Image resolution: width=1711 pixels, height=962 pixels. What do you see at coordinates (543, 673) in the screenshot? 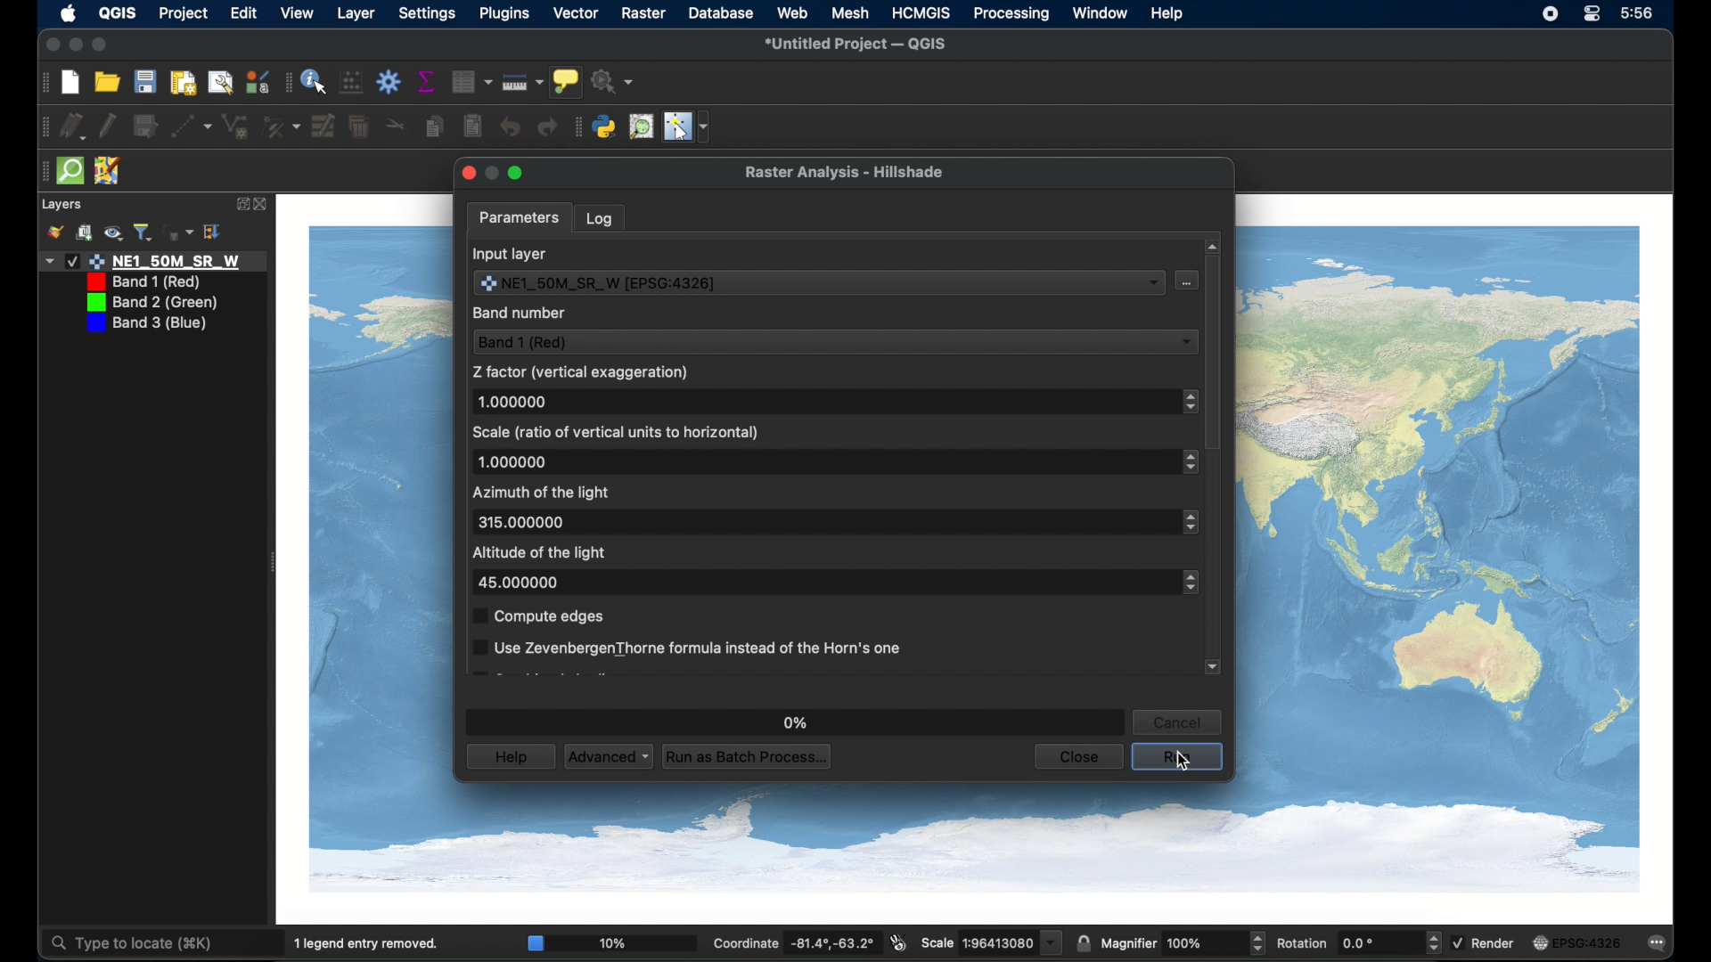
I see `obscured text` at bounding box center [543, 673].